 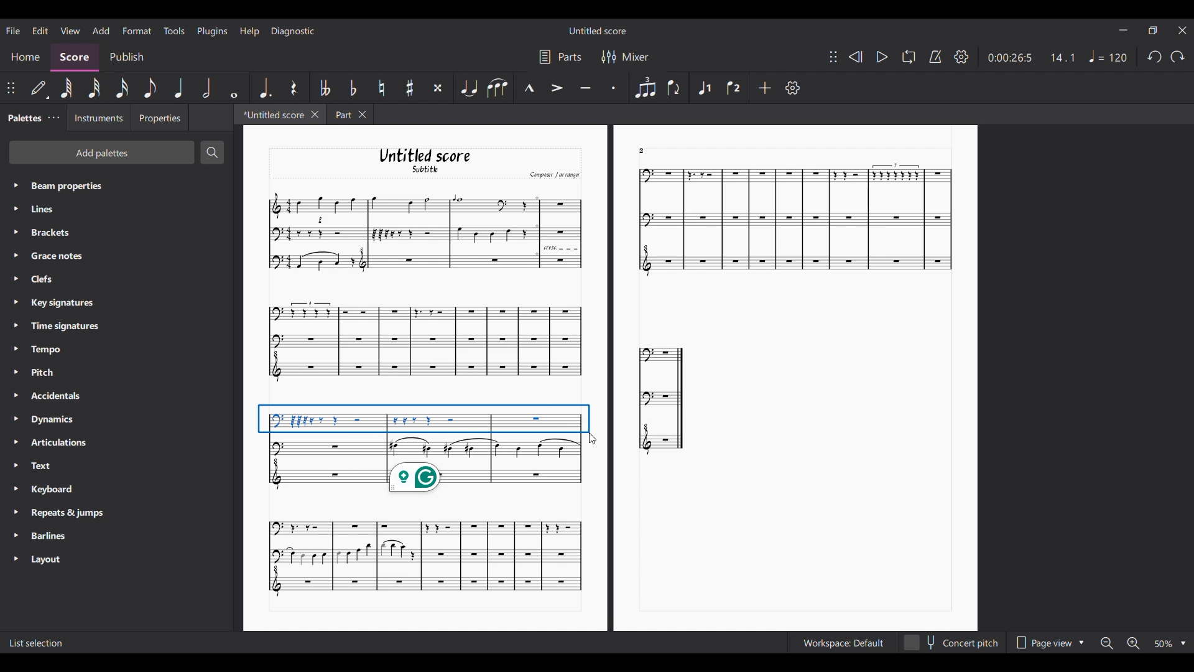 What do you see at coordinates (122, 88) in the screenshot?
I see `16th note` at bounding box center [122, 88].